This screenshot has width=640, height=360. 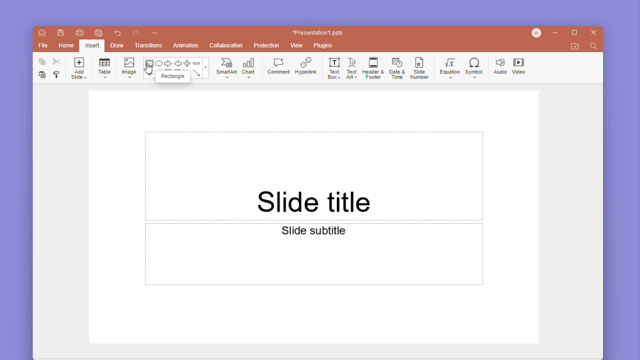 I want to click on symbol, so click(x=474, y=65).